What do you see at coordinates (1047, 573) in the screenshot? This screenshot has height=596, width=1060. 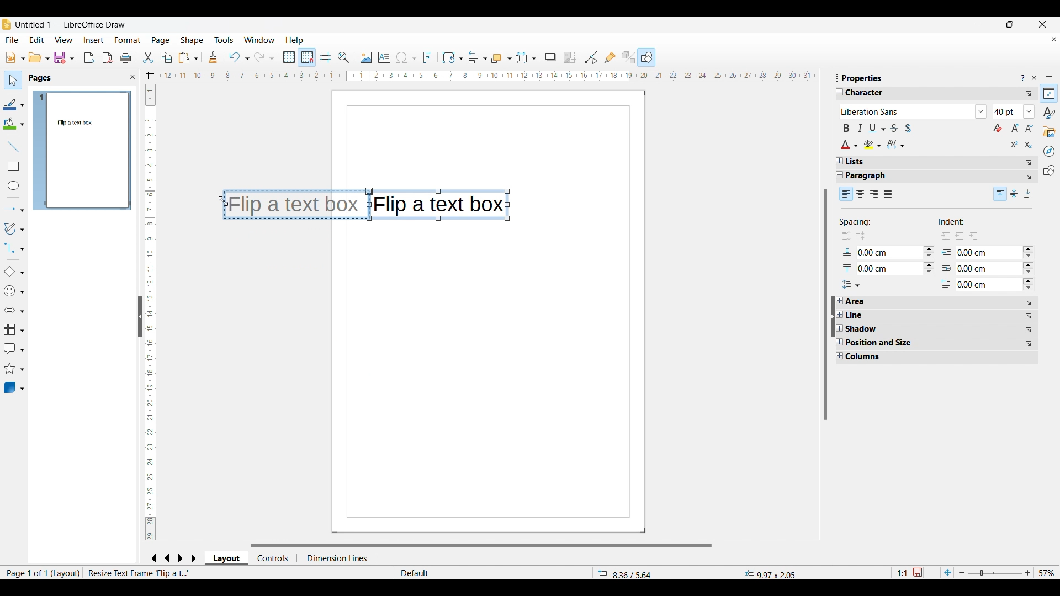 I see `57%` at bounding box center [1047, 573].